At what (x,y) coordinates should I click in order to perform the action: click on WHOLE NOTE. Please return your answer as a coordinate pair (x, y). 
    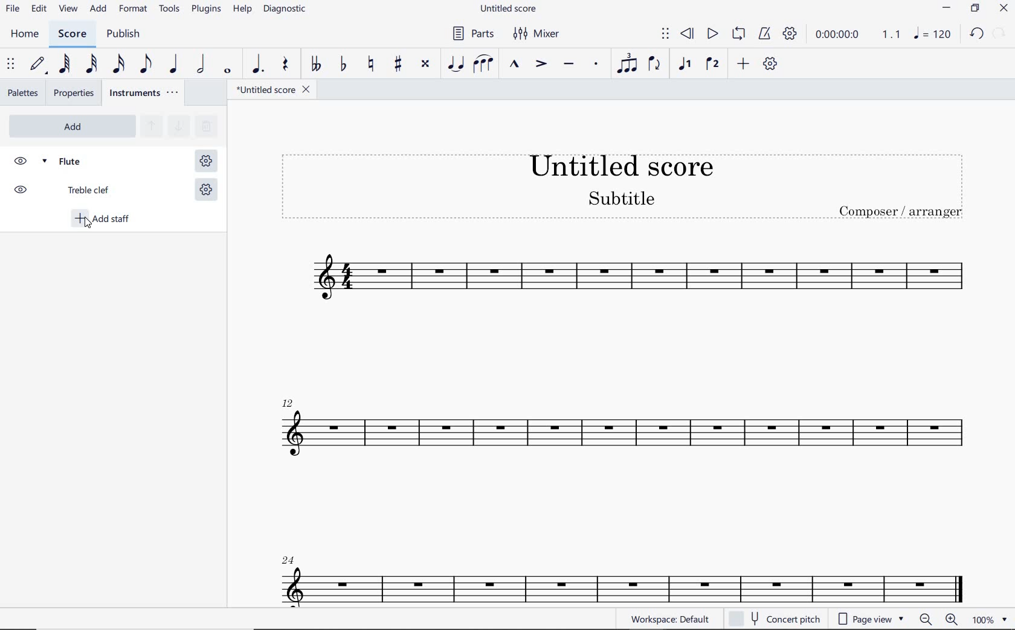
    Looking at the image, I should click on (228, 72).